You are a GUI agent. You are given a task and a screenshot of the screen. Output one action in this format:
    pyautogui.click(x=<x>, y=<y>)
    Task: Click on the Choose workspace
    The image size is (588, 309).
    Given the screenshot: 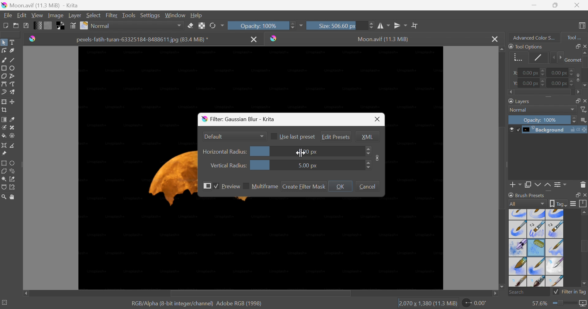 What is the action you would take?
    pyautogui.click(x=583, y=26)
    